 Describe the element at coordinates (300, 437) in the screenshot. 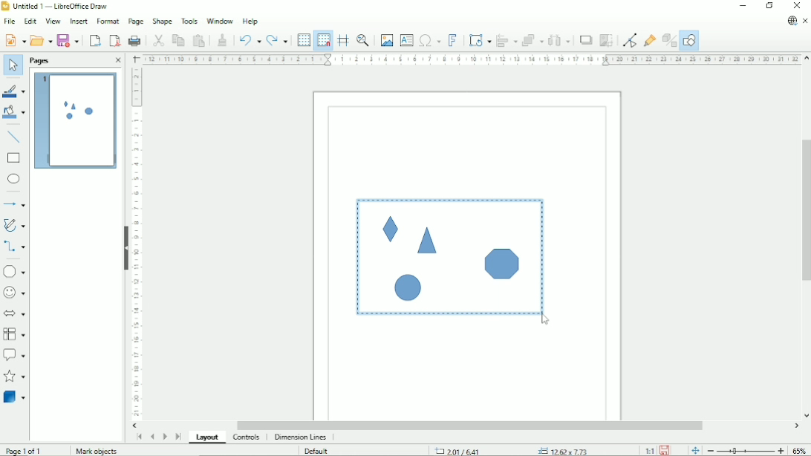

I see `dimension lines` at that location.